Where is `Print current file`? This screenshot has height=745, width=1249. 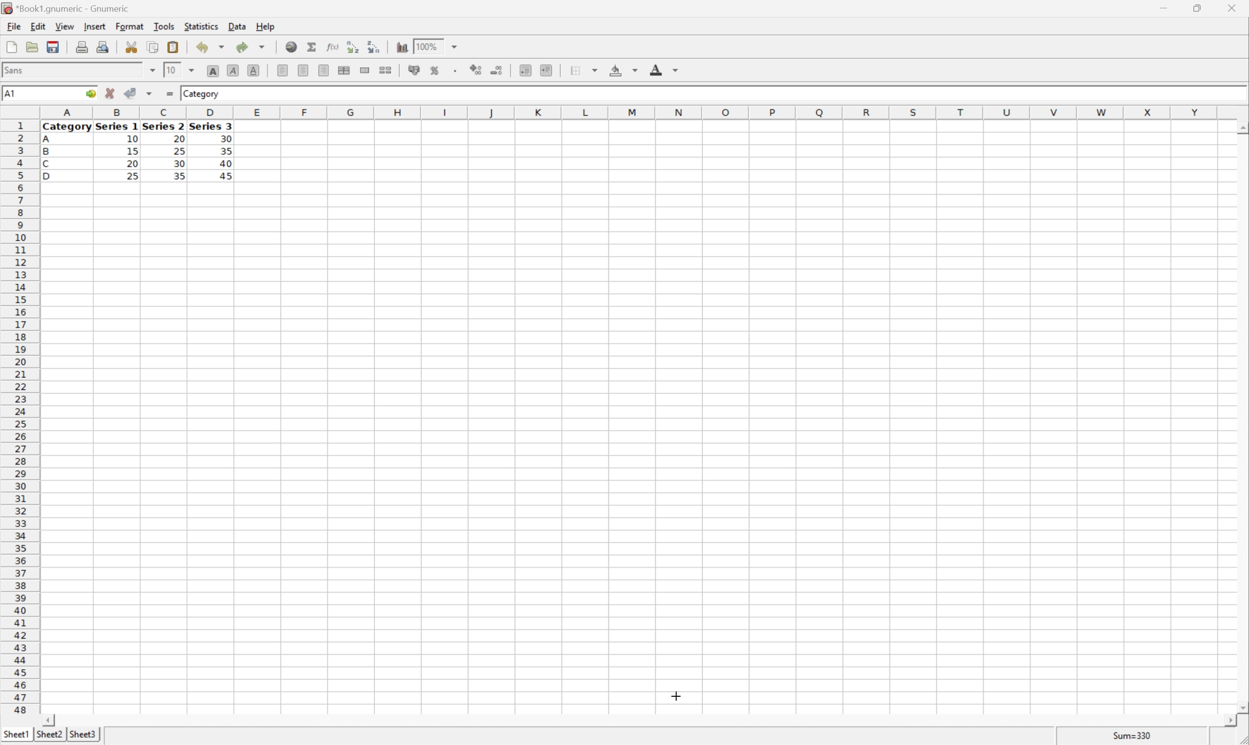 Print current file is located at coordinates (82, 48).